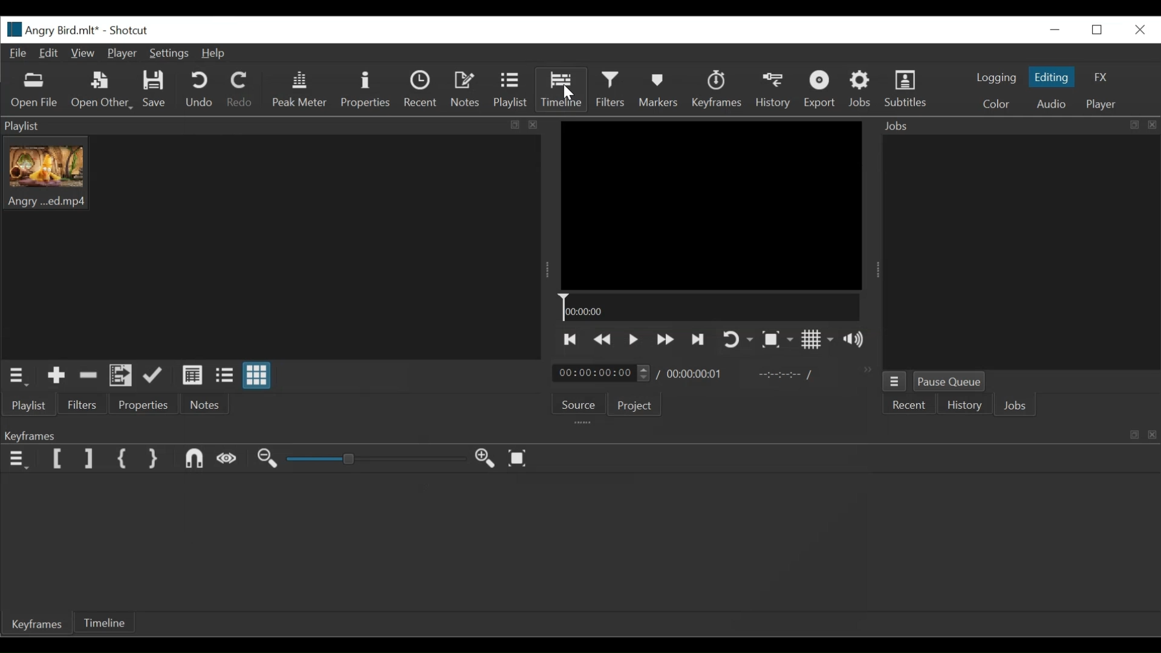 This screenshot has width=1161, height=653. What do you see at coordinates (1140, 30) in the screenshot?
I see `Close` at bounding box center [1140, 30].